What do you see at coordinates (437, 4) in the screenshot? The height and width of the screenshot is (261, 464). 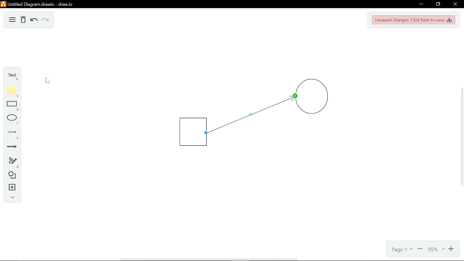 I see `restore down` at bounding box center [437, 4].